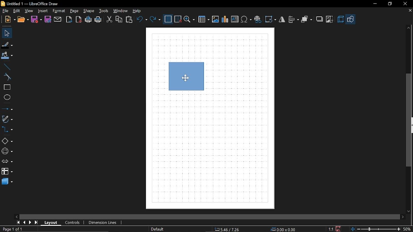 The width and height of the screenshot is (413, 232). I want to click on Shape, so click(88, 11).